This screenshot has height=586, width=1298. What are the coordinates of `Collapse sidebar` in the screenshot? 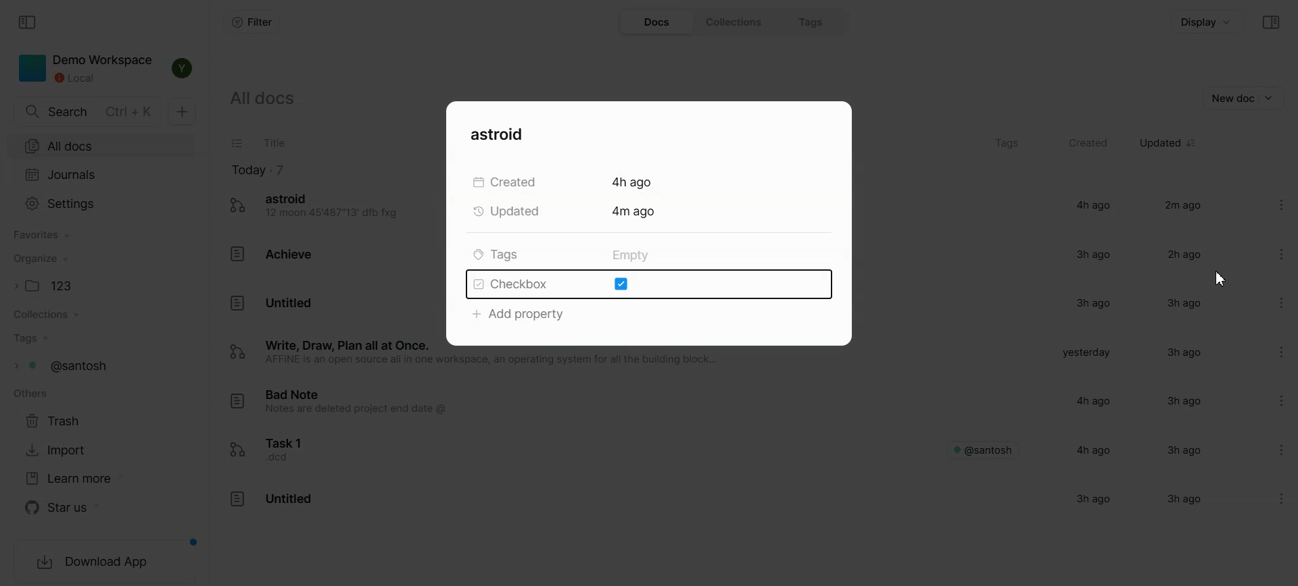 It's located at (1271, 23).